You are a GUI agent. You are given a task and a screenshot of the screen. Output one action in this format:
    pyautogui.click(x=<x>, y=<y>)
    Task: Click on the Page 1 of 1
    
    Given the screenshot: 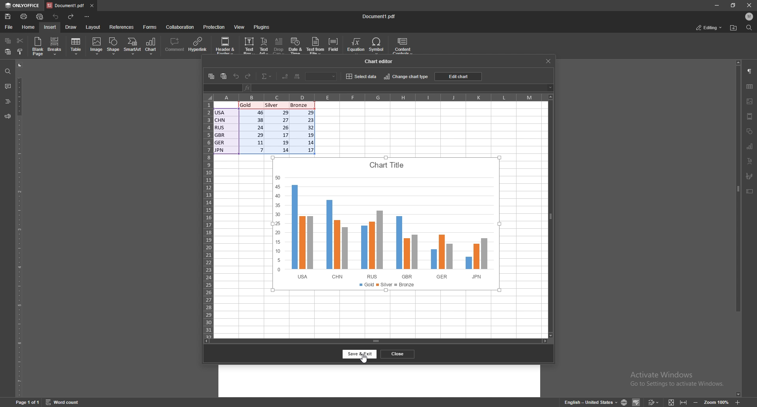 What is the action you would take?
    pyautogui.click(x=28, y=401)
    